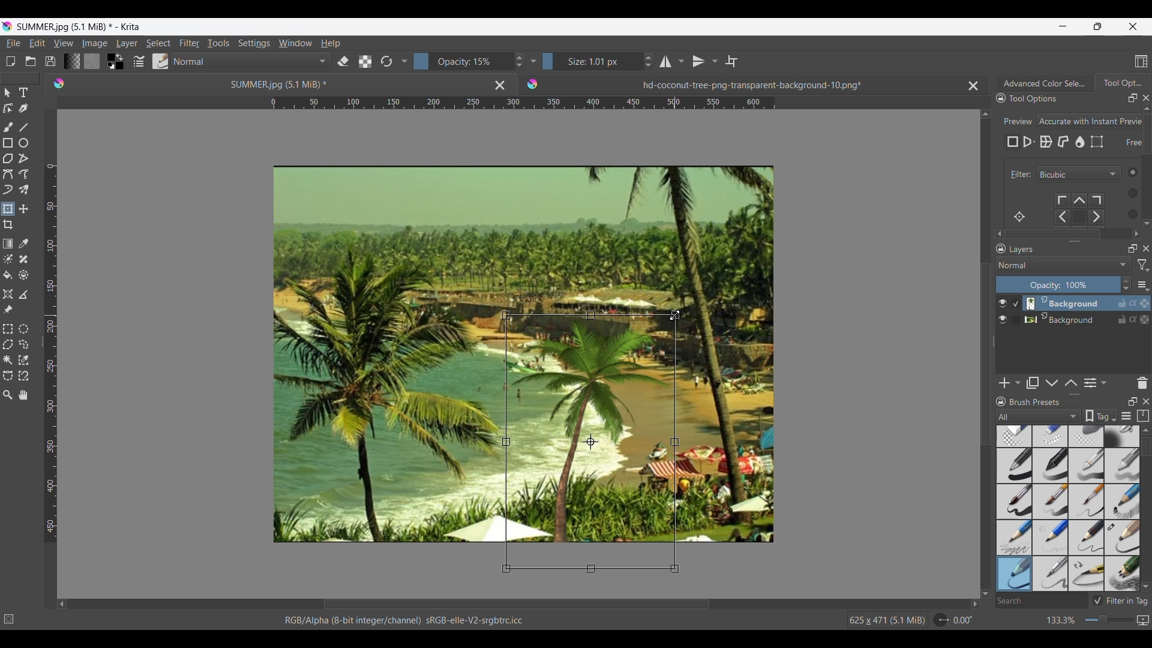 The width and height of the screenshot is (1152, 648). What do you see at coordinates (331, 44) in the screenshot?
I see `Help` at bounding box center [331, 44].